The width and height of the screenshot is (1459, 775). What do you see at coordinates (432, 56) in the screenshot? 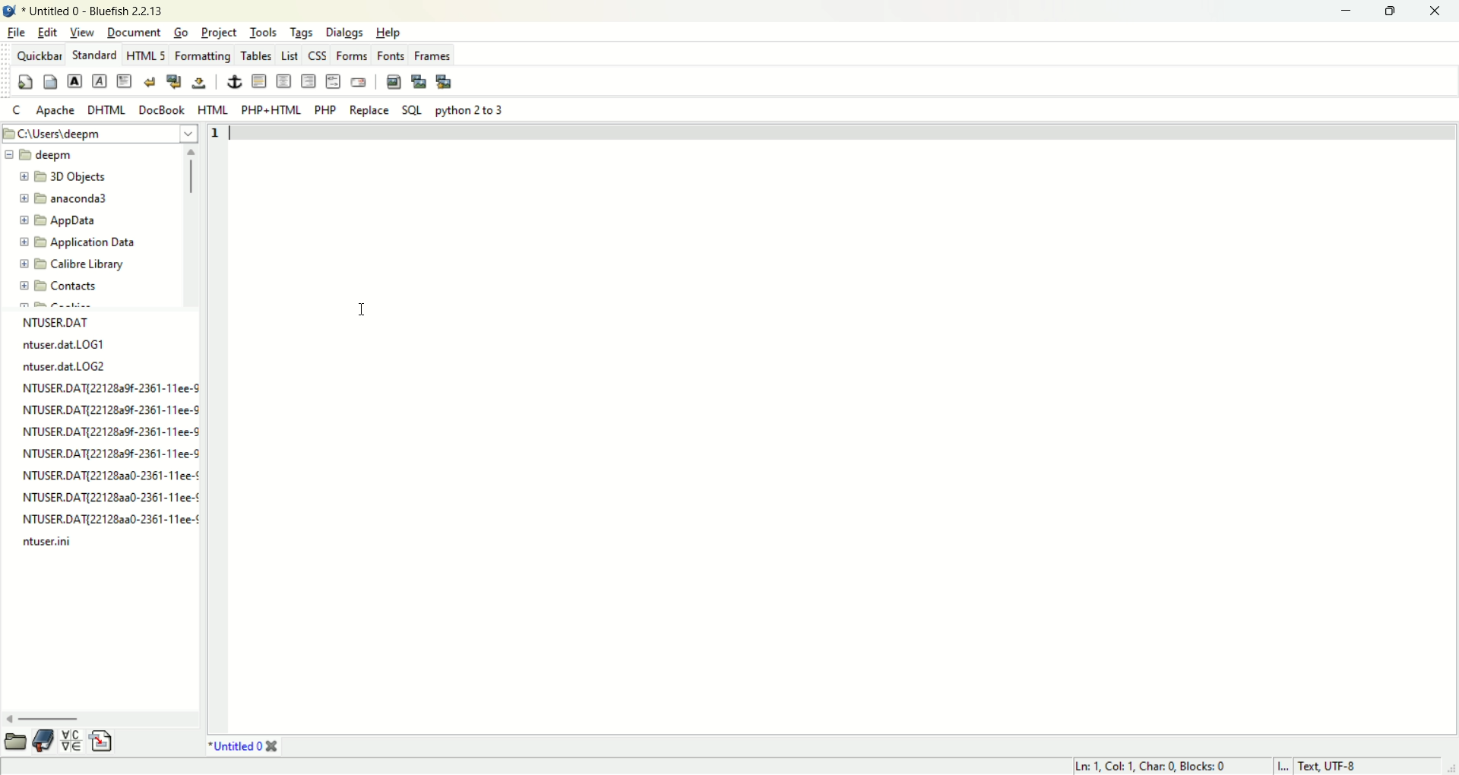
I see `frames` at bounding box center [432, 56].